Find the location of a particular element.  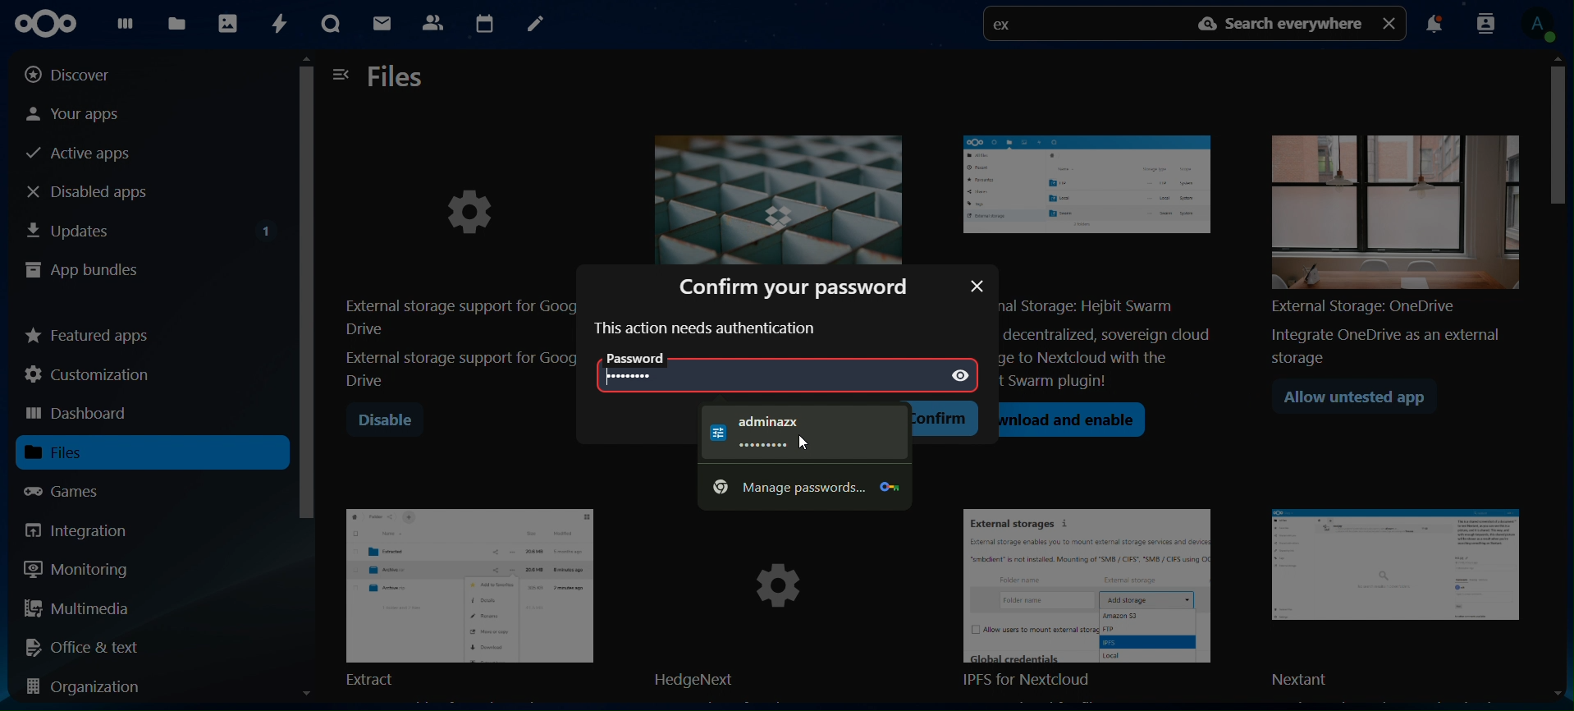

office & text is located at coordinates (88, 646).